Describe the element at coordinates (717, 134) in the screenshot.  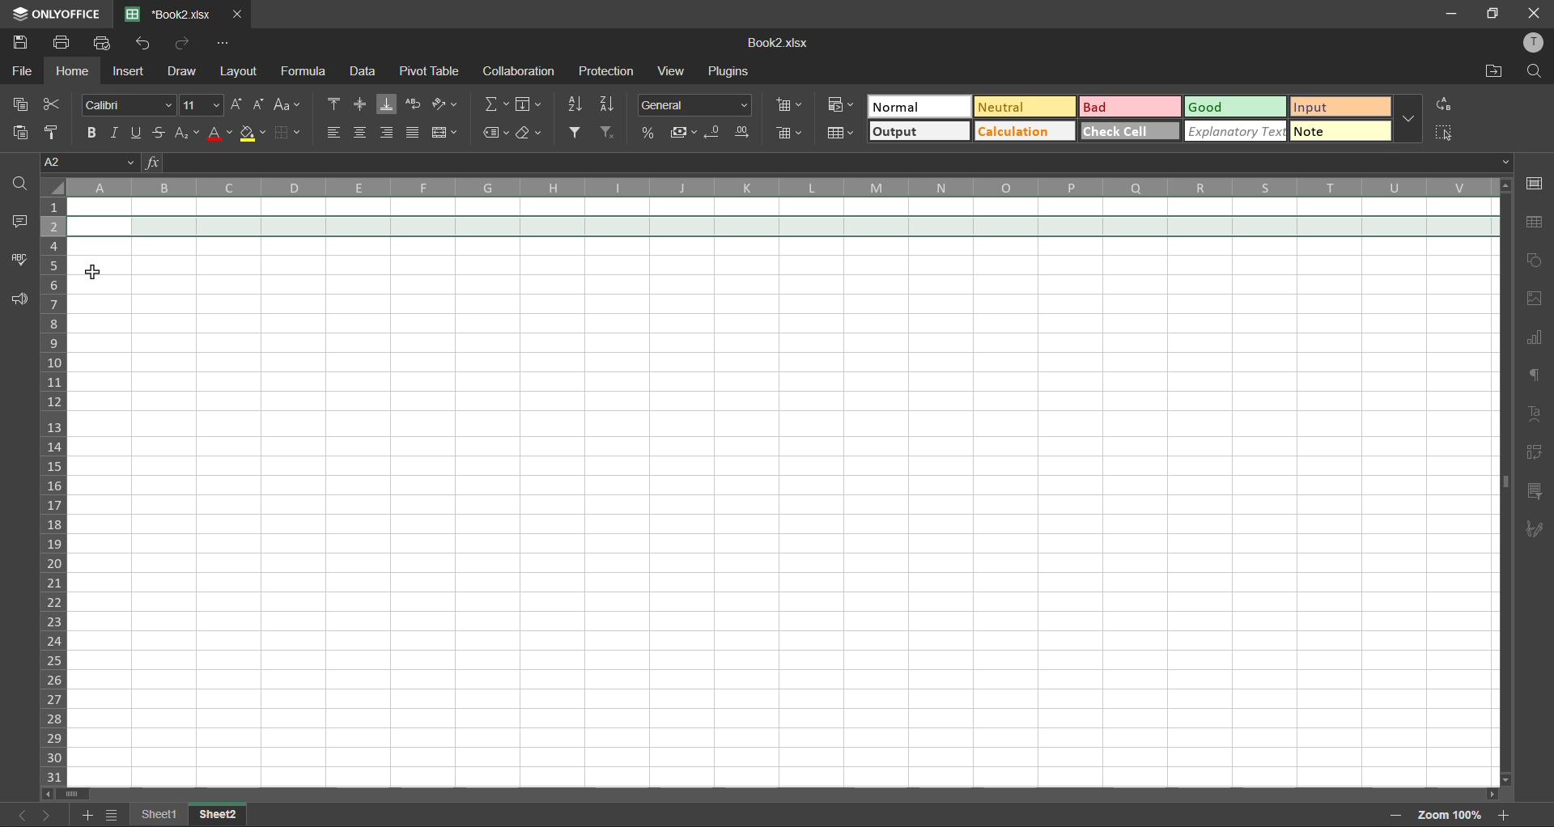
I see `decrease decimal` at that location.